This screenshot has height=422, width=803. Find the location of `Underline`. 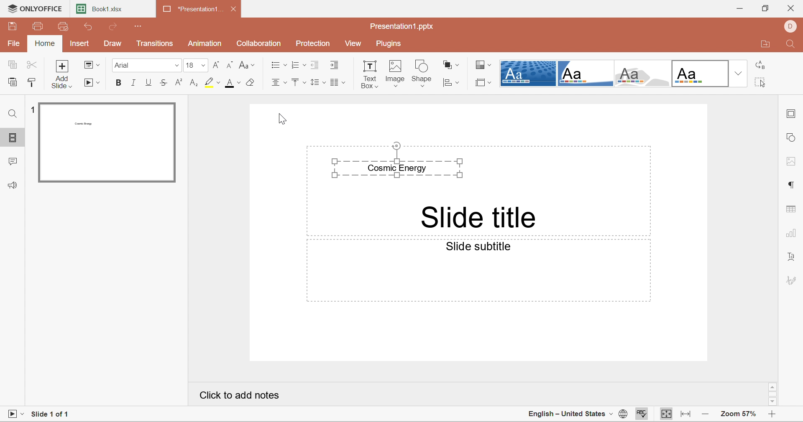

Underline is located at coordinates (148, 83).